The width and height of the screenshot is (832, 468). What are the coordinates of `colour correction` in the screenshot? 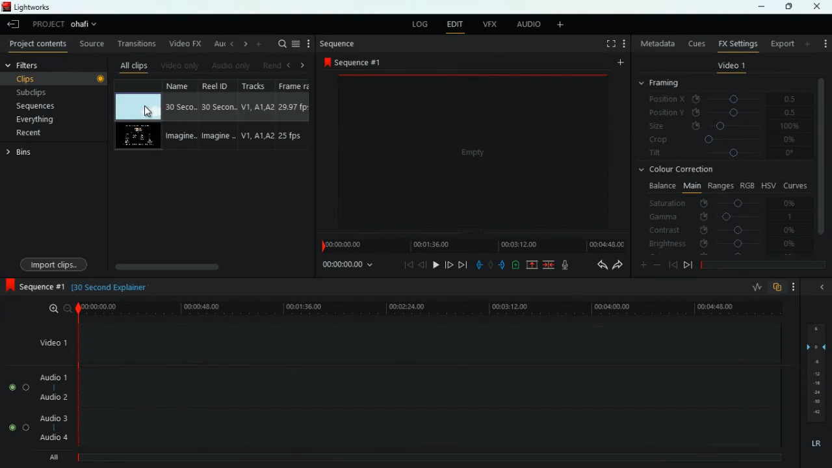 It's located at (682, 170).